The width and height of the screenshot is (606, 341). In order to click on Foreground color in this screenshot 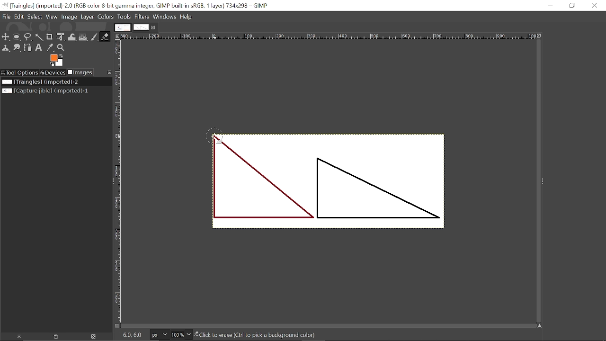, I will do `click(57, 60)`.